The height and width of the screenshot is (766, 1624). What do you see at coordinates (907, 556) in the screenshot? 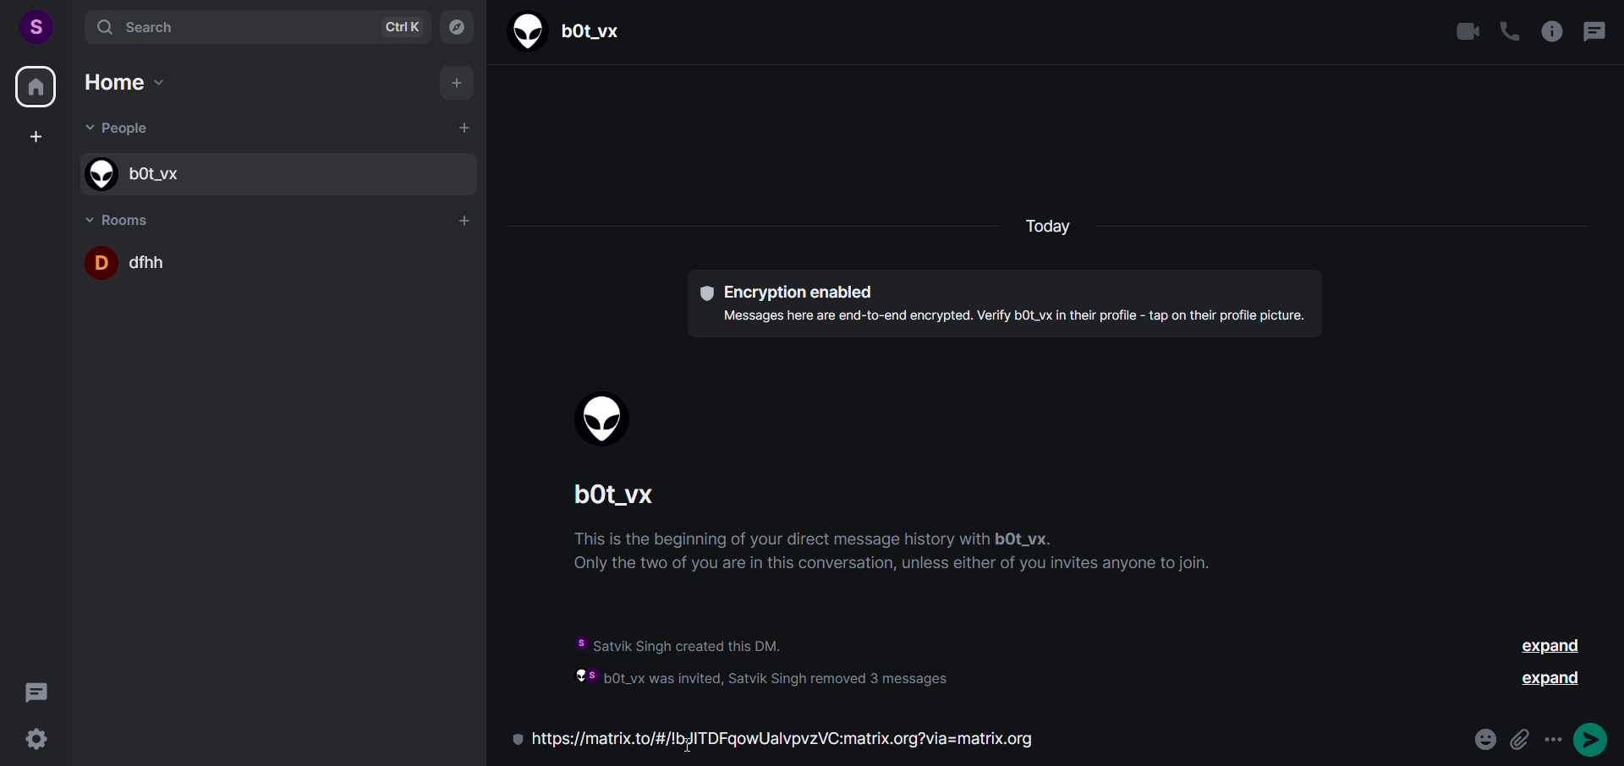
I see `instructions` at bounding box center [907, 556].